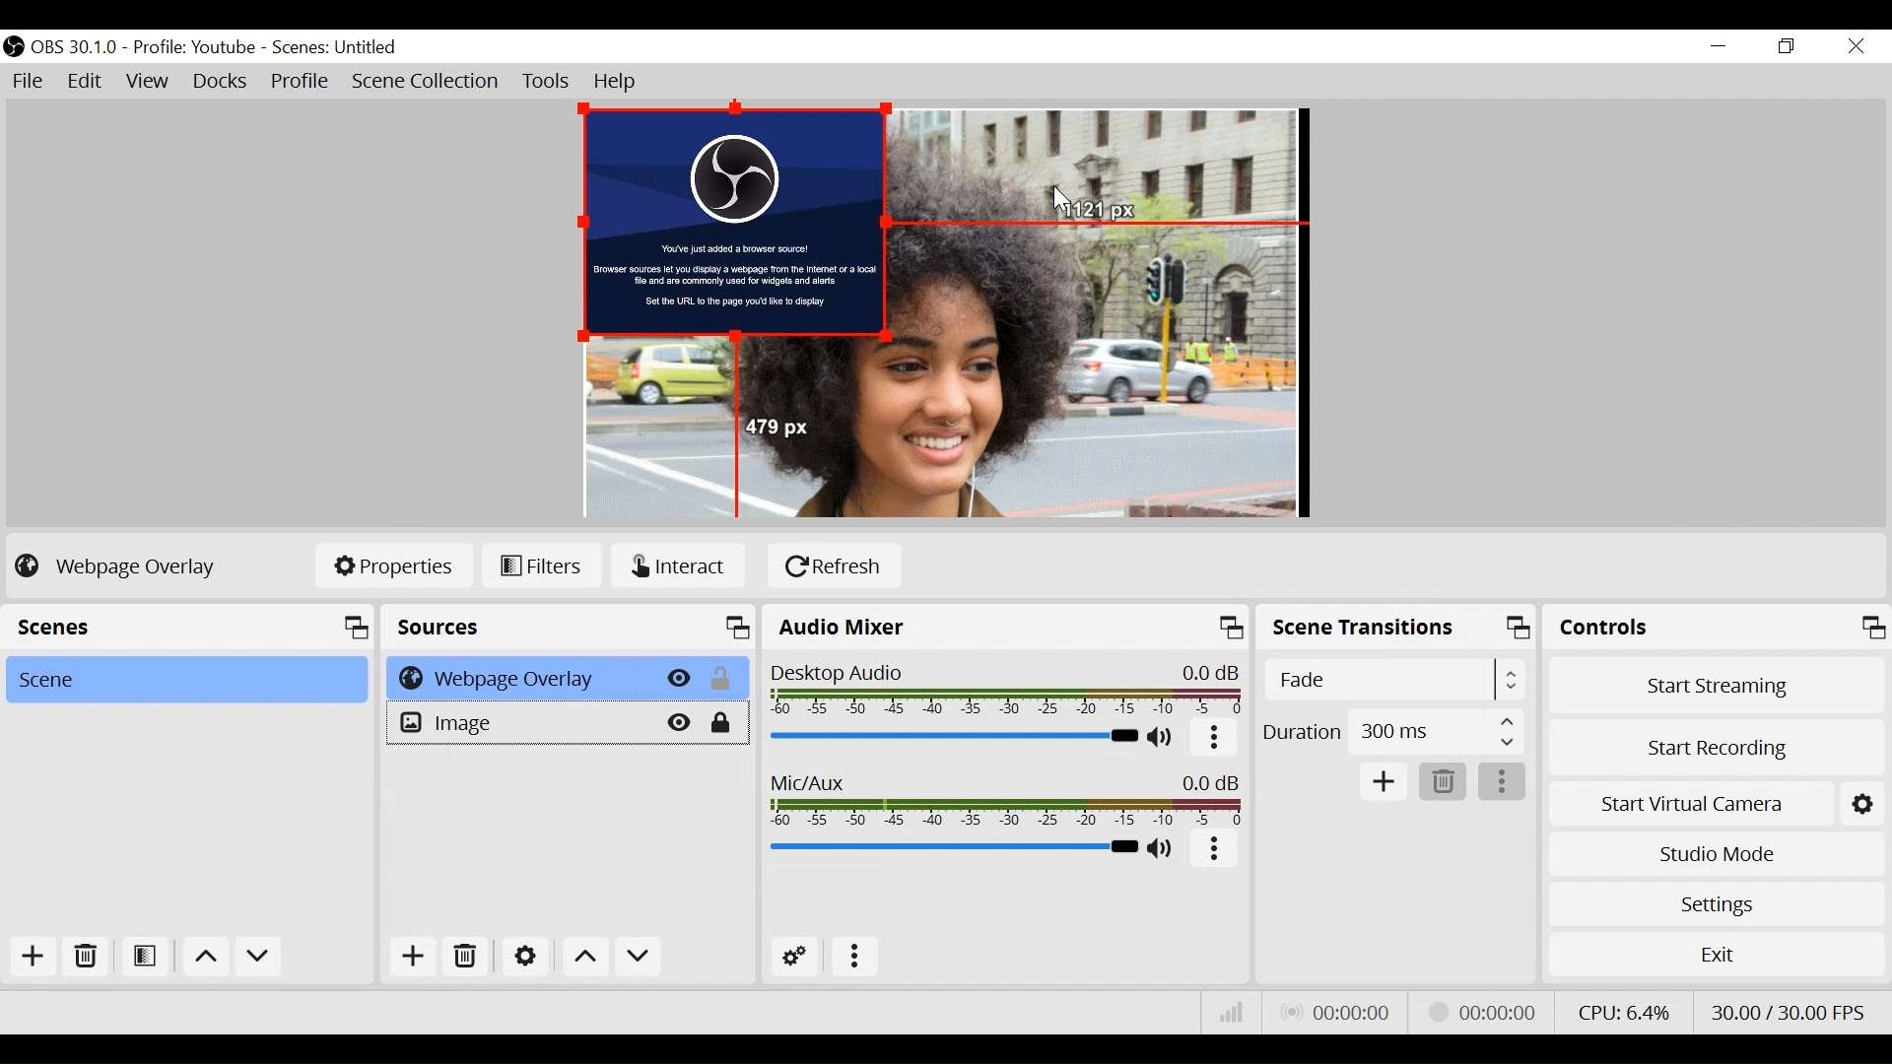 Image resolution: width=1892 pixels, height=1064 pixels. Describe the element at coordinates (1383, 782) in the screenshot. I see `Add` at that location.